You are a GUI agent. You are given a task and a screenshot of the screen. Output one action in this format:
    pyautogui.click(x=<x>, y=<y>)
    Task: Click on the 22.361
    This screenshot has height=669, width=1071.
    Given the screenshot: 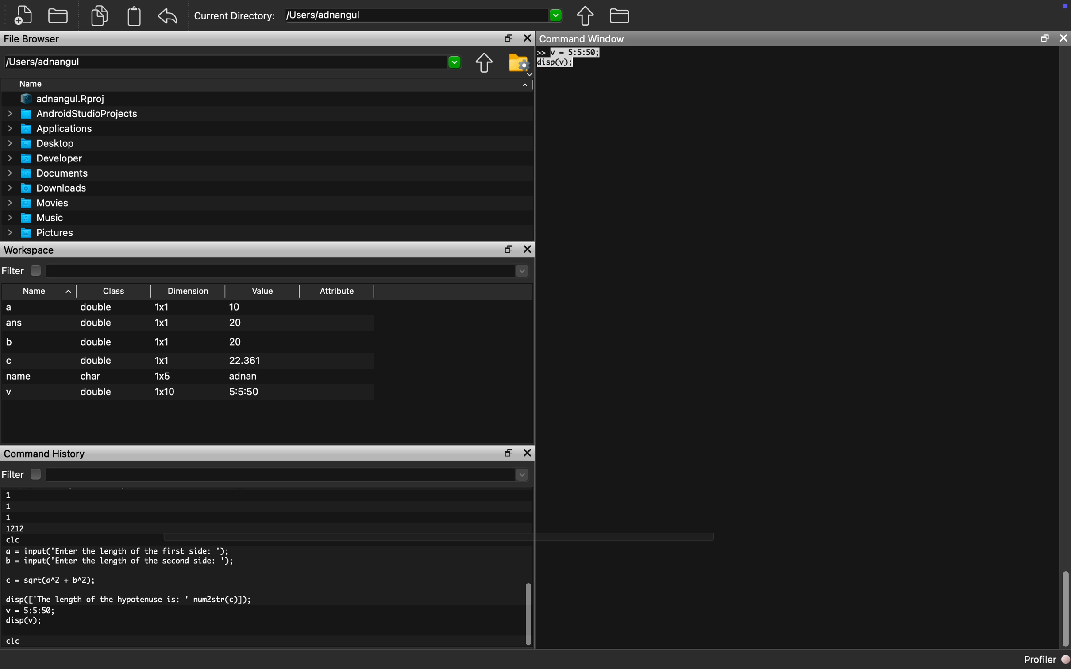 What is the action you would take?
    pyautogui.click(x=246, y=360)
    